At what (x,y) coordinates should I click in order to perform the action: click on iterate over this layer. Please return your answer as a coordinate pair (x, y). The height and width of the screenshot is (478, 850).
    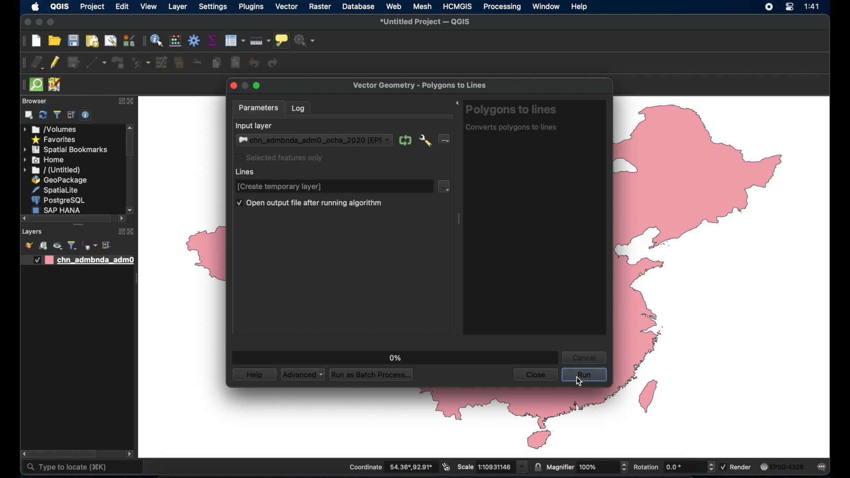
    Looking at the image, I should click on (405, 141).